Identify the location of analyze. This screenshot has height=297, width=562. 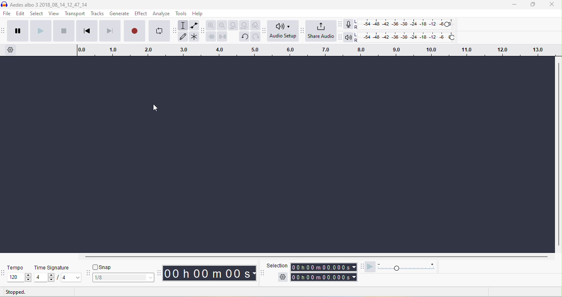
(161, 13).